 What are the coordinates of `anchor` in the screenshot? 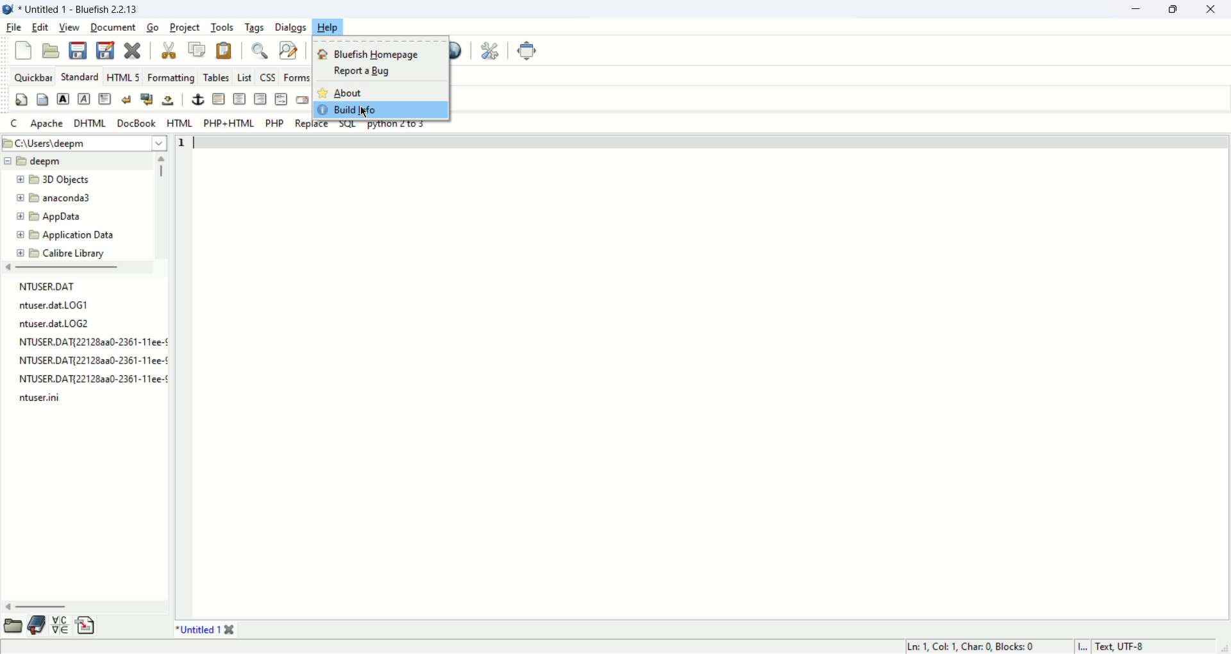 It's located at (198, 100).